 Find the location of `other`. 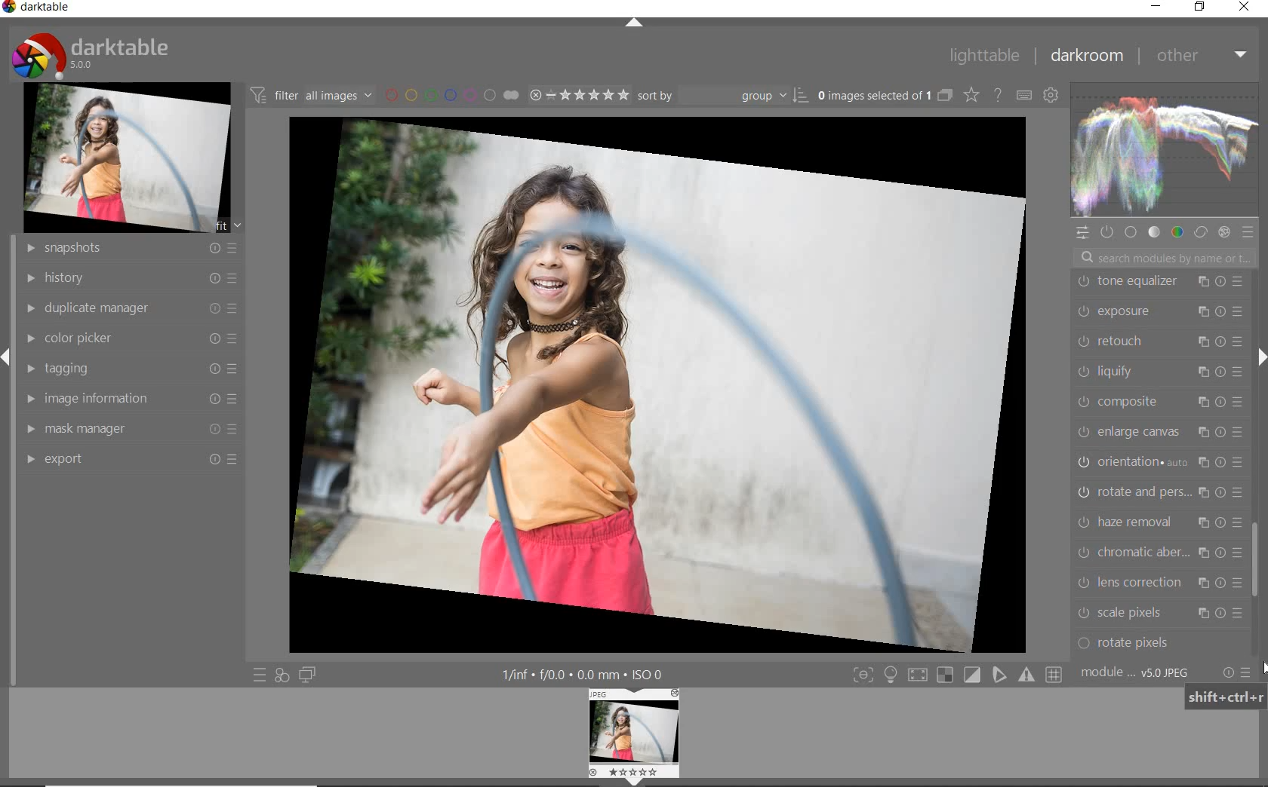

other is located at coordinates (1199, 55).